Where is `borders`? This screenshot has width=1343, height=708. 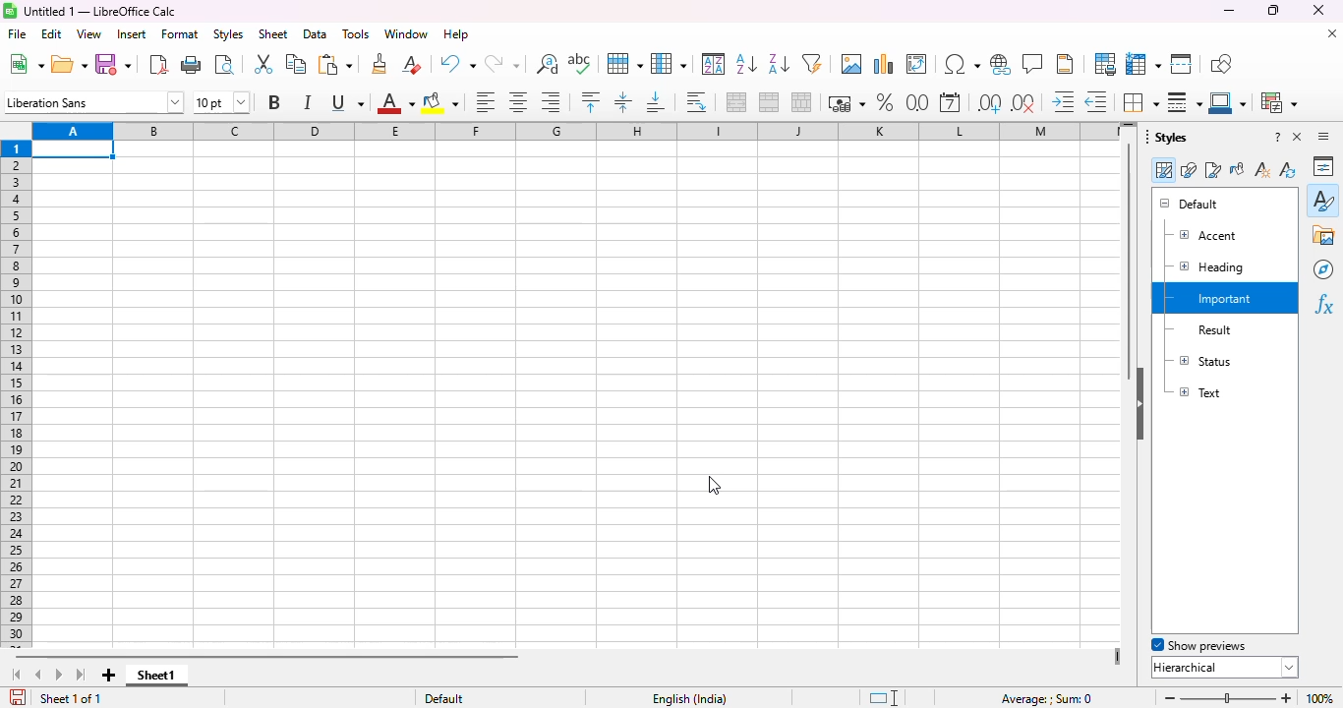 borders is located at coordinates (1139, 101).